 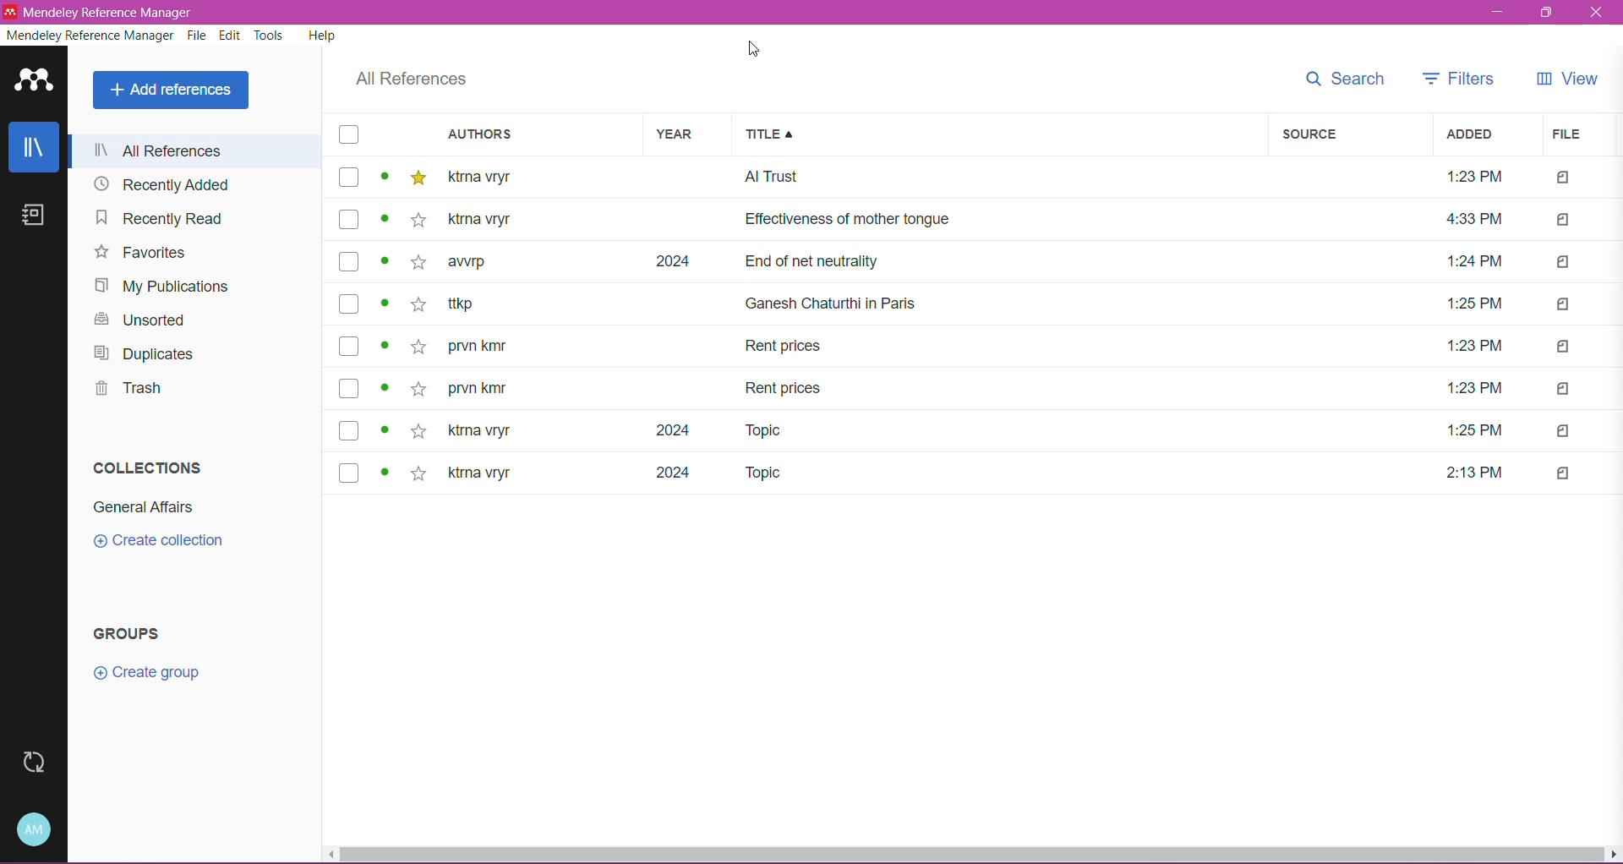 What do you see at coordinates (976, 430) in the screenshot?
I see `ktrna vryr 2024 Topic 1:25 PM` at bounding box center [976, 430].